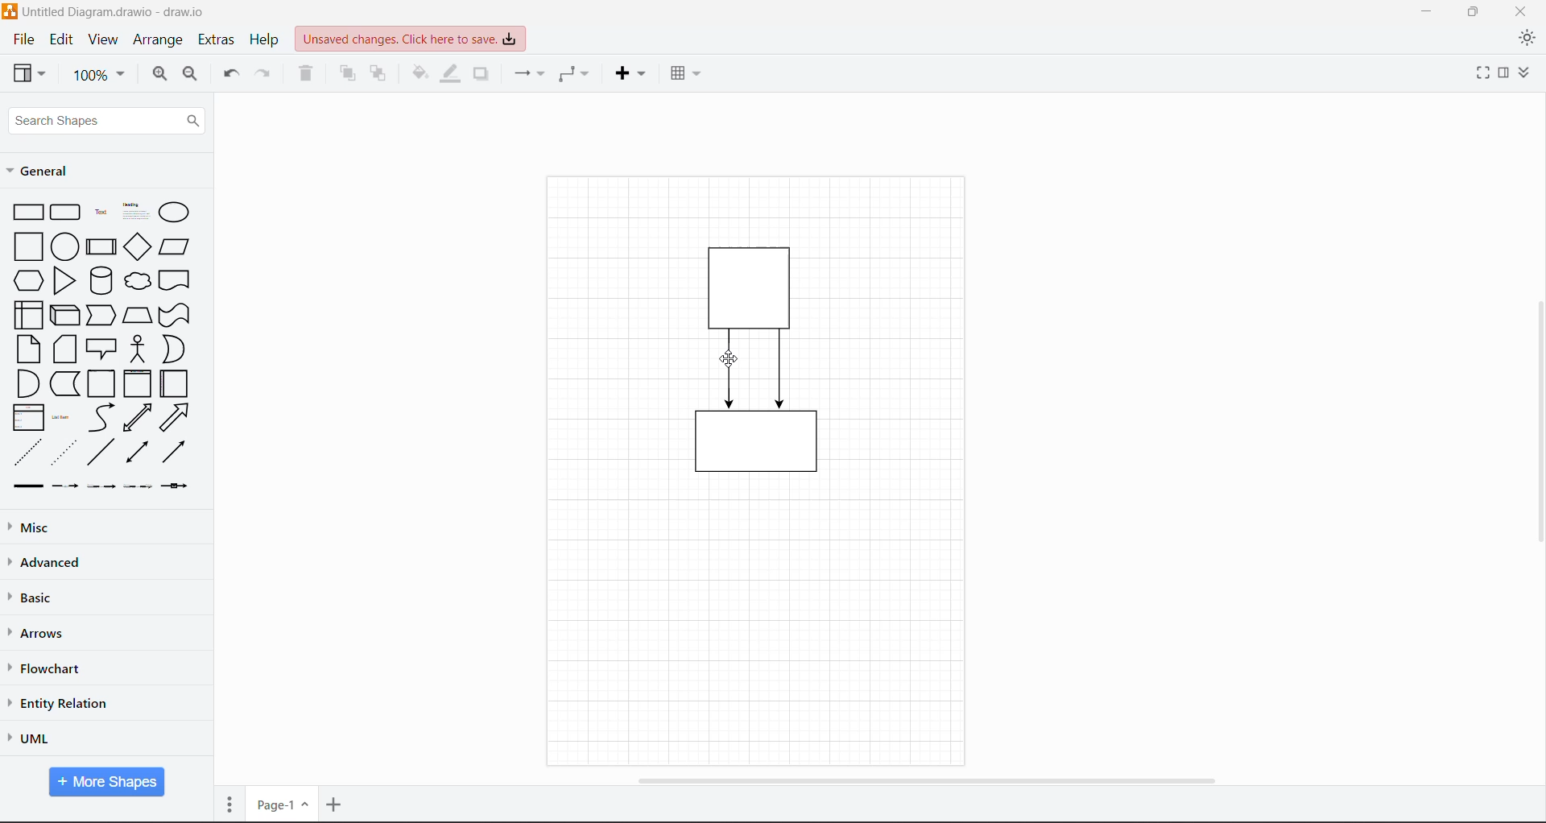  What do you see at coordinates (422, 74) in the screenshot?
I see `Fill Color` at bounding box center [422, 74].